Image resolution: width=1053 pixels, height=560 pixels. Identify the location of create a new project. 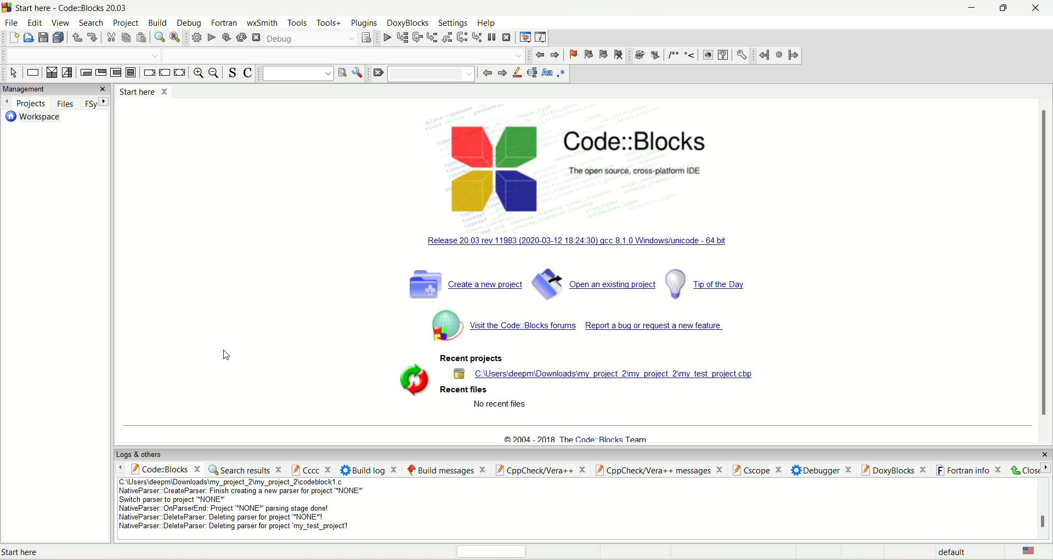
(469, 284).